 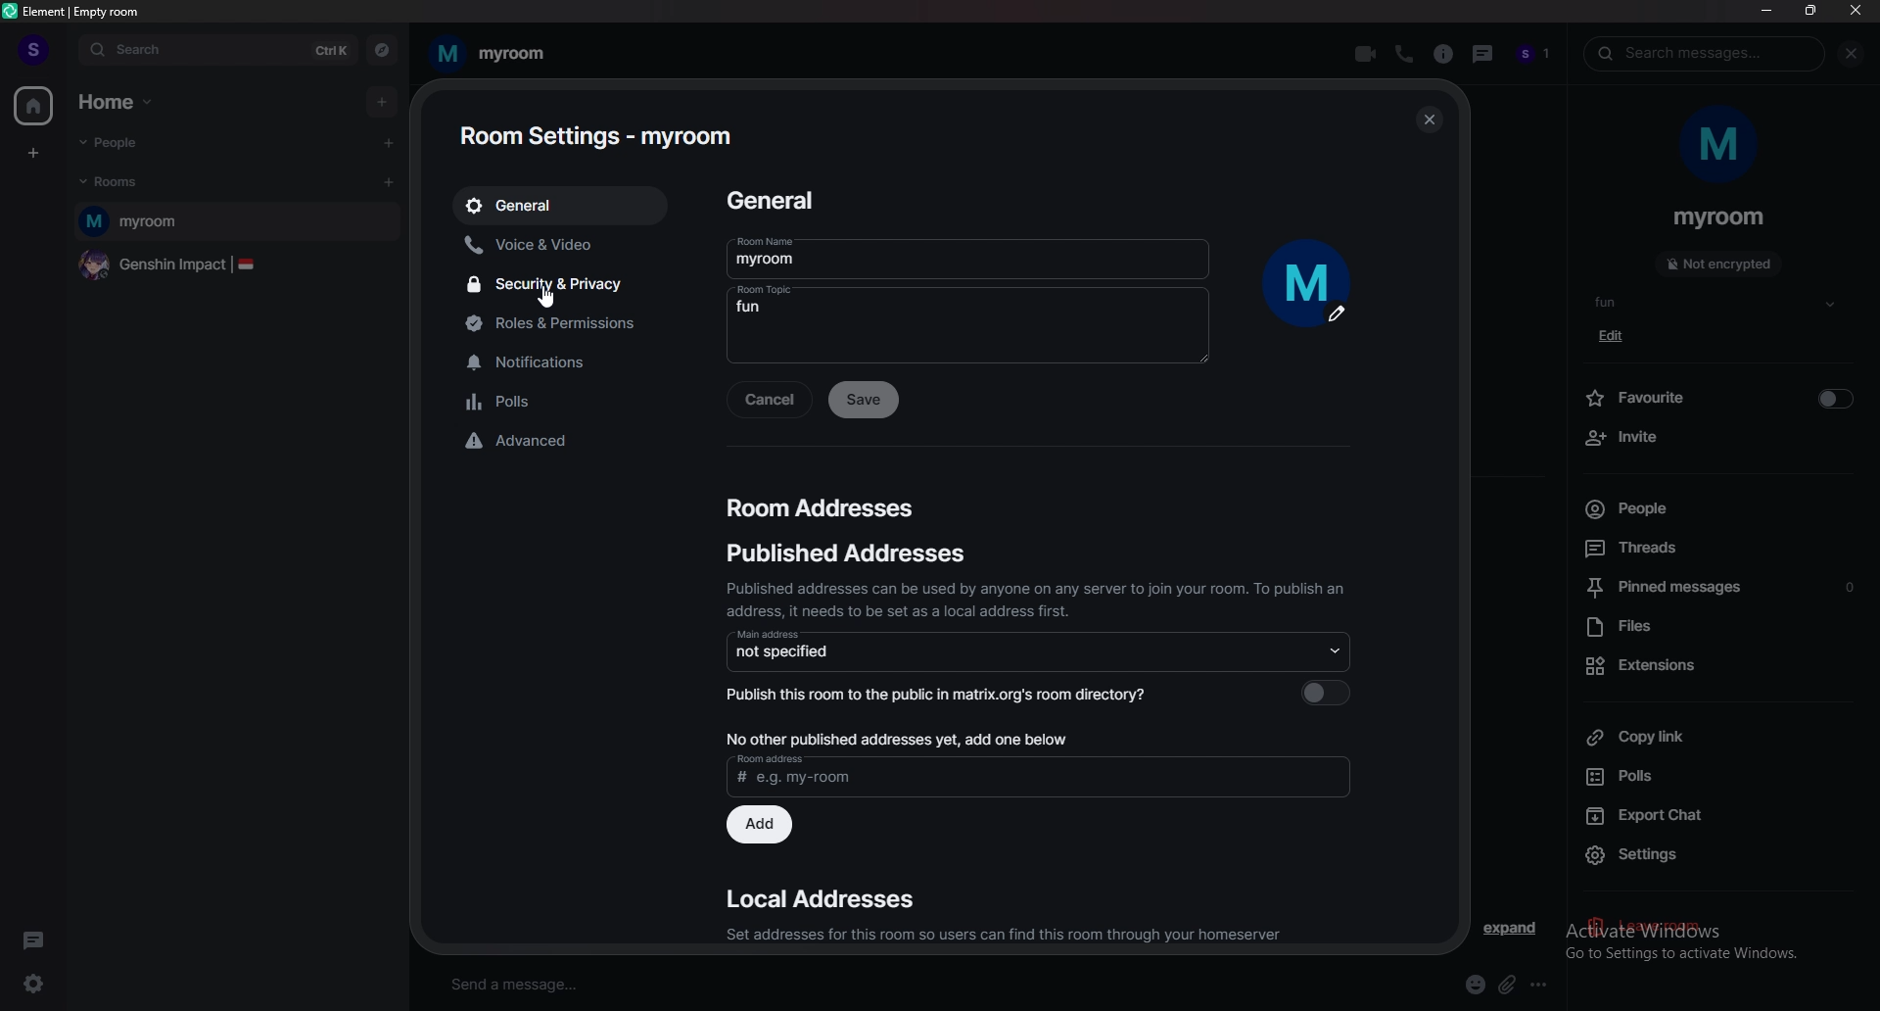 I want to click on more options, so click(x=1545, y=984).